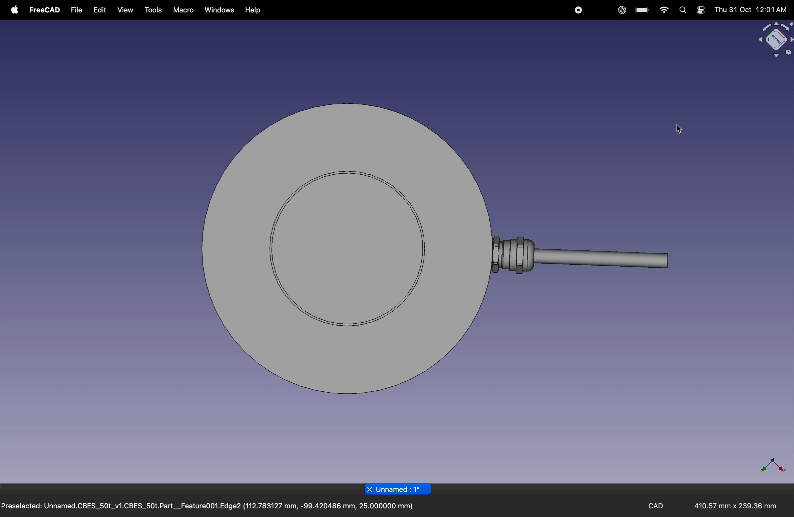 This screenshot has height=517, width=794. Describe the element at coordinates (643, 10) in the screenshot. I see `battery` at that location.